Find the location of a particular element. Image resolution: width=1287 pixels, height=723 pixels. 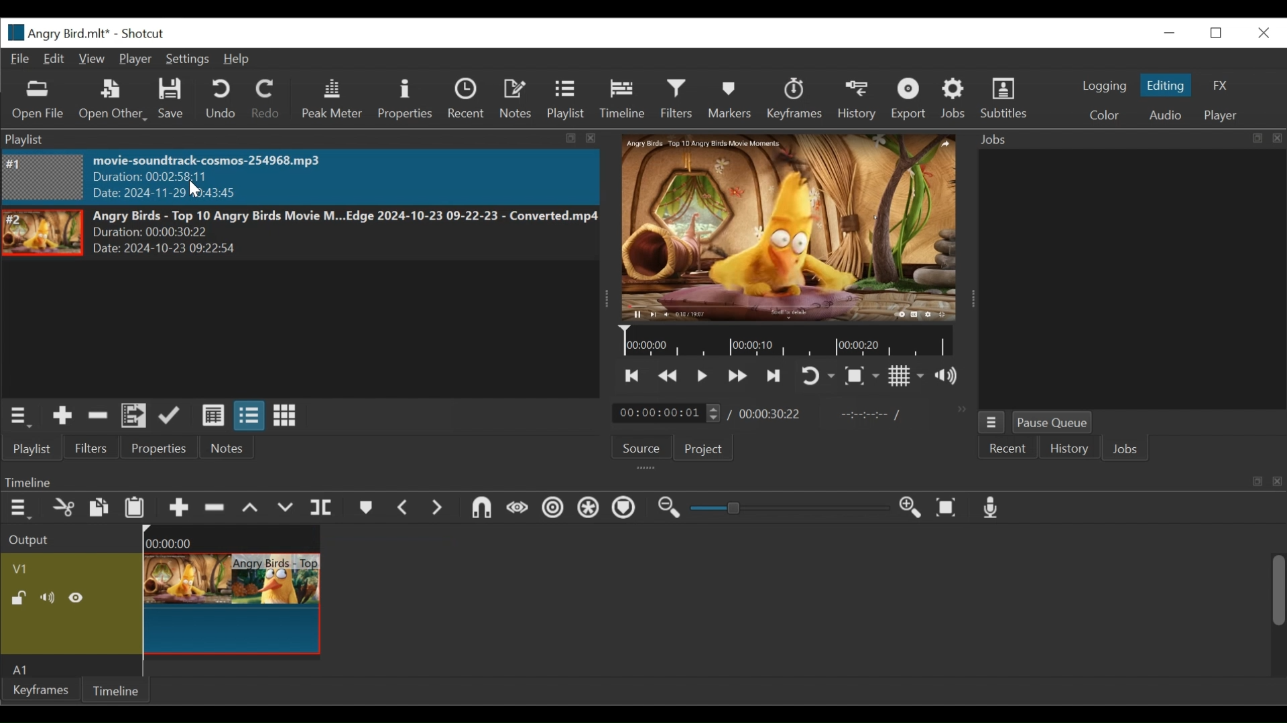

Cut is located at coordinates (63, 508).